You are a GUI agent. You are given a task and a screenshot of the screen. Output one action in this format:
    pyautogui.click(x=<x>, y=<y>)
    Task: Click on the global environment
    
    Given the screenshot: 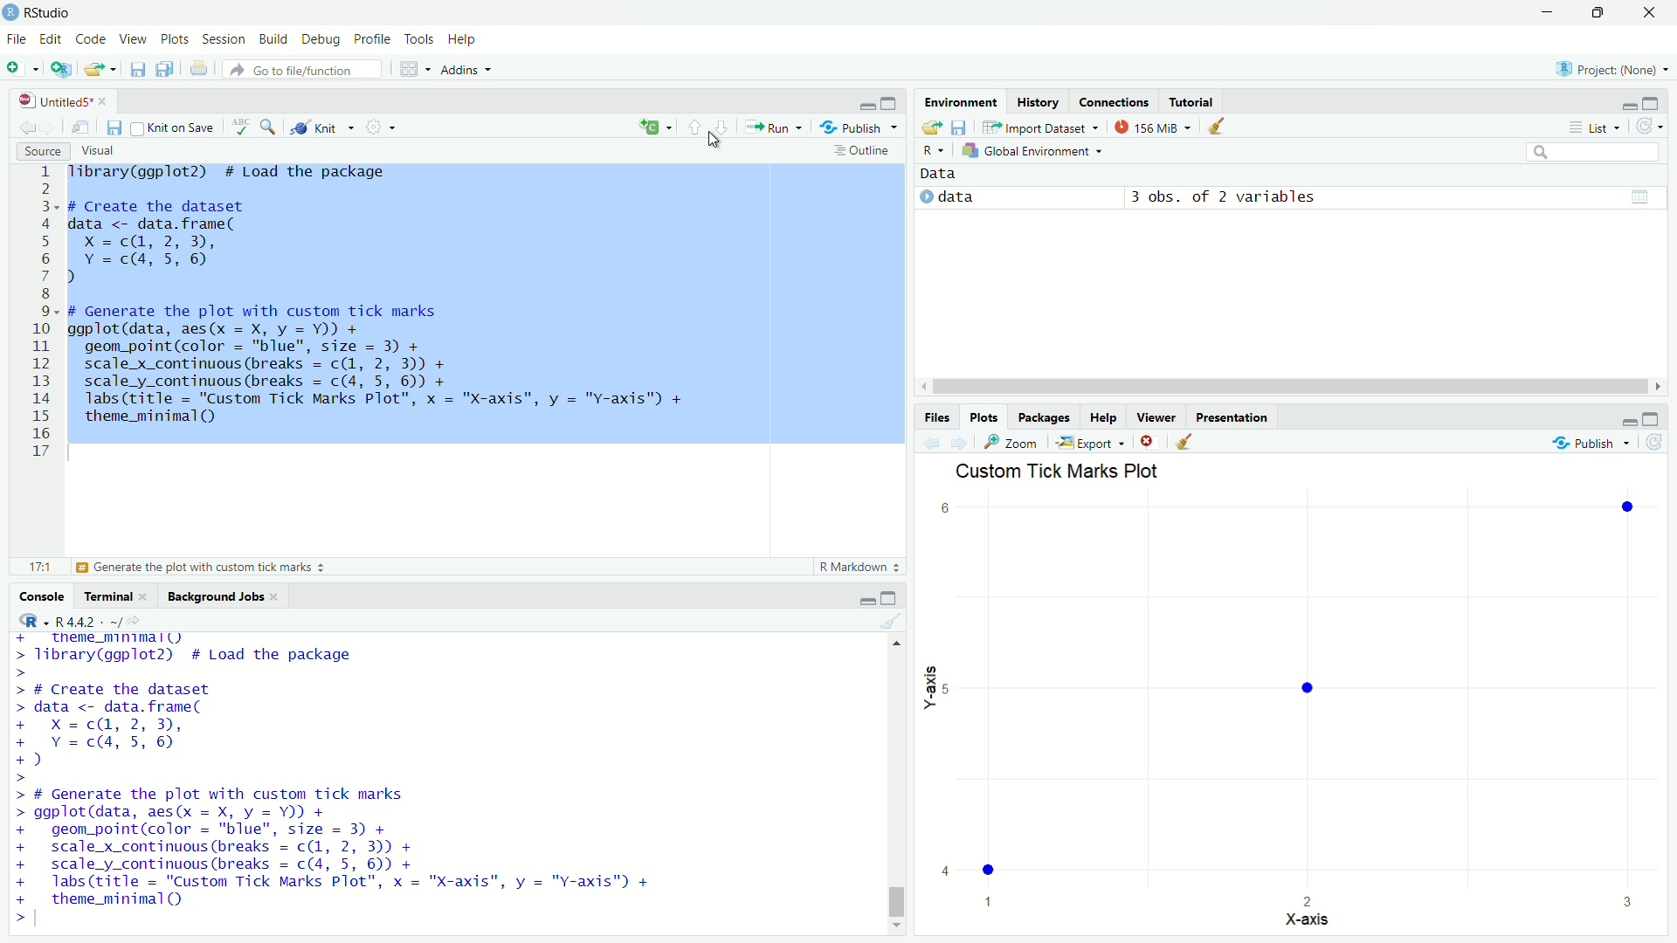 What is the action you would take?
    pyautogui.click(x=1032, y=152)
    